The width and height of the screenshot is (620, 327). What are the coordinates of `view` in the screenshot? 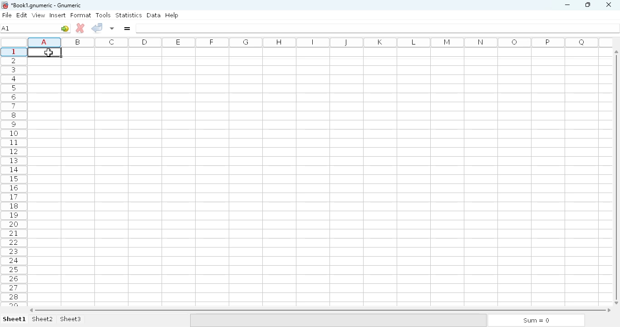 It's located at (39, 15).